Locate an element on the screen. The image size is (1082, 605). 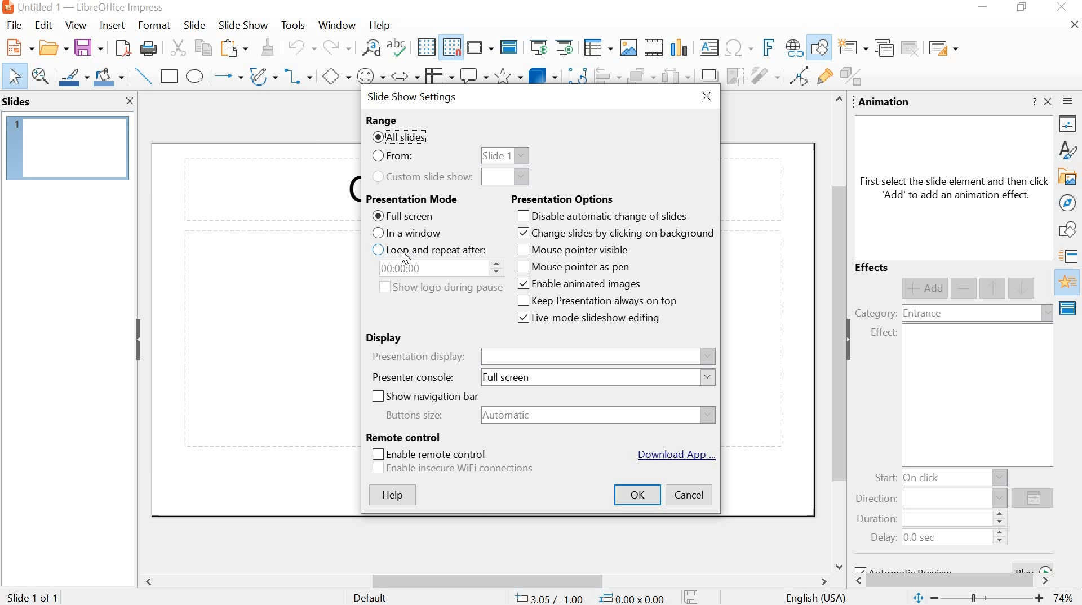
slide show settings is located at coordinates (414, 97).